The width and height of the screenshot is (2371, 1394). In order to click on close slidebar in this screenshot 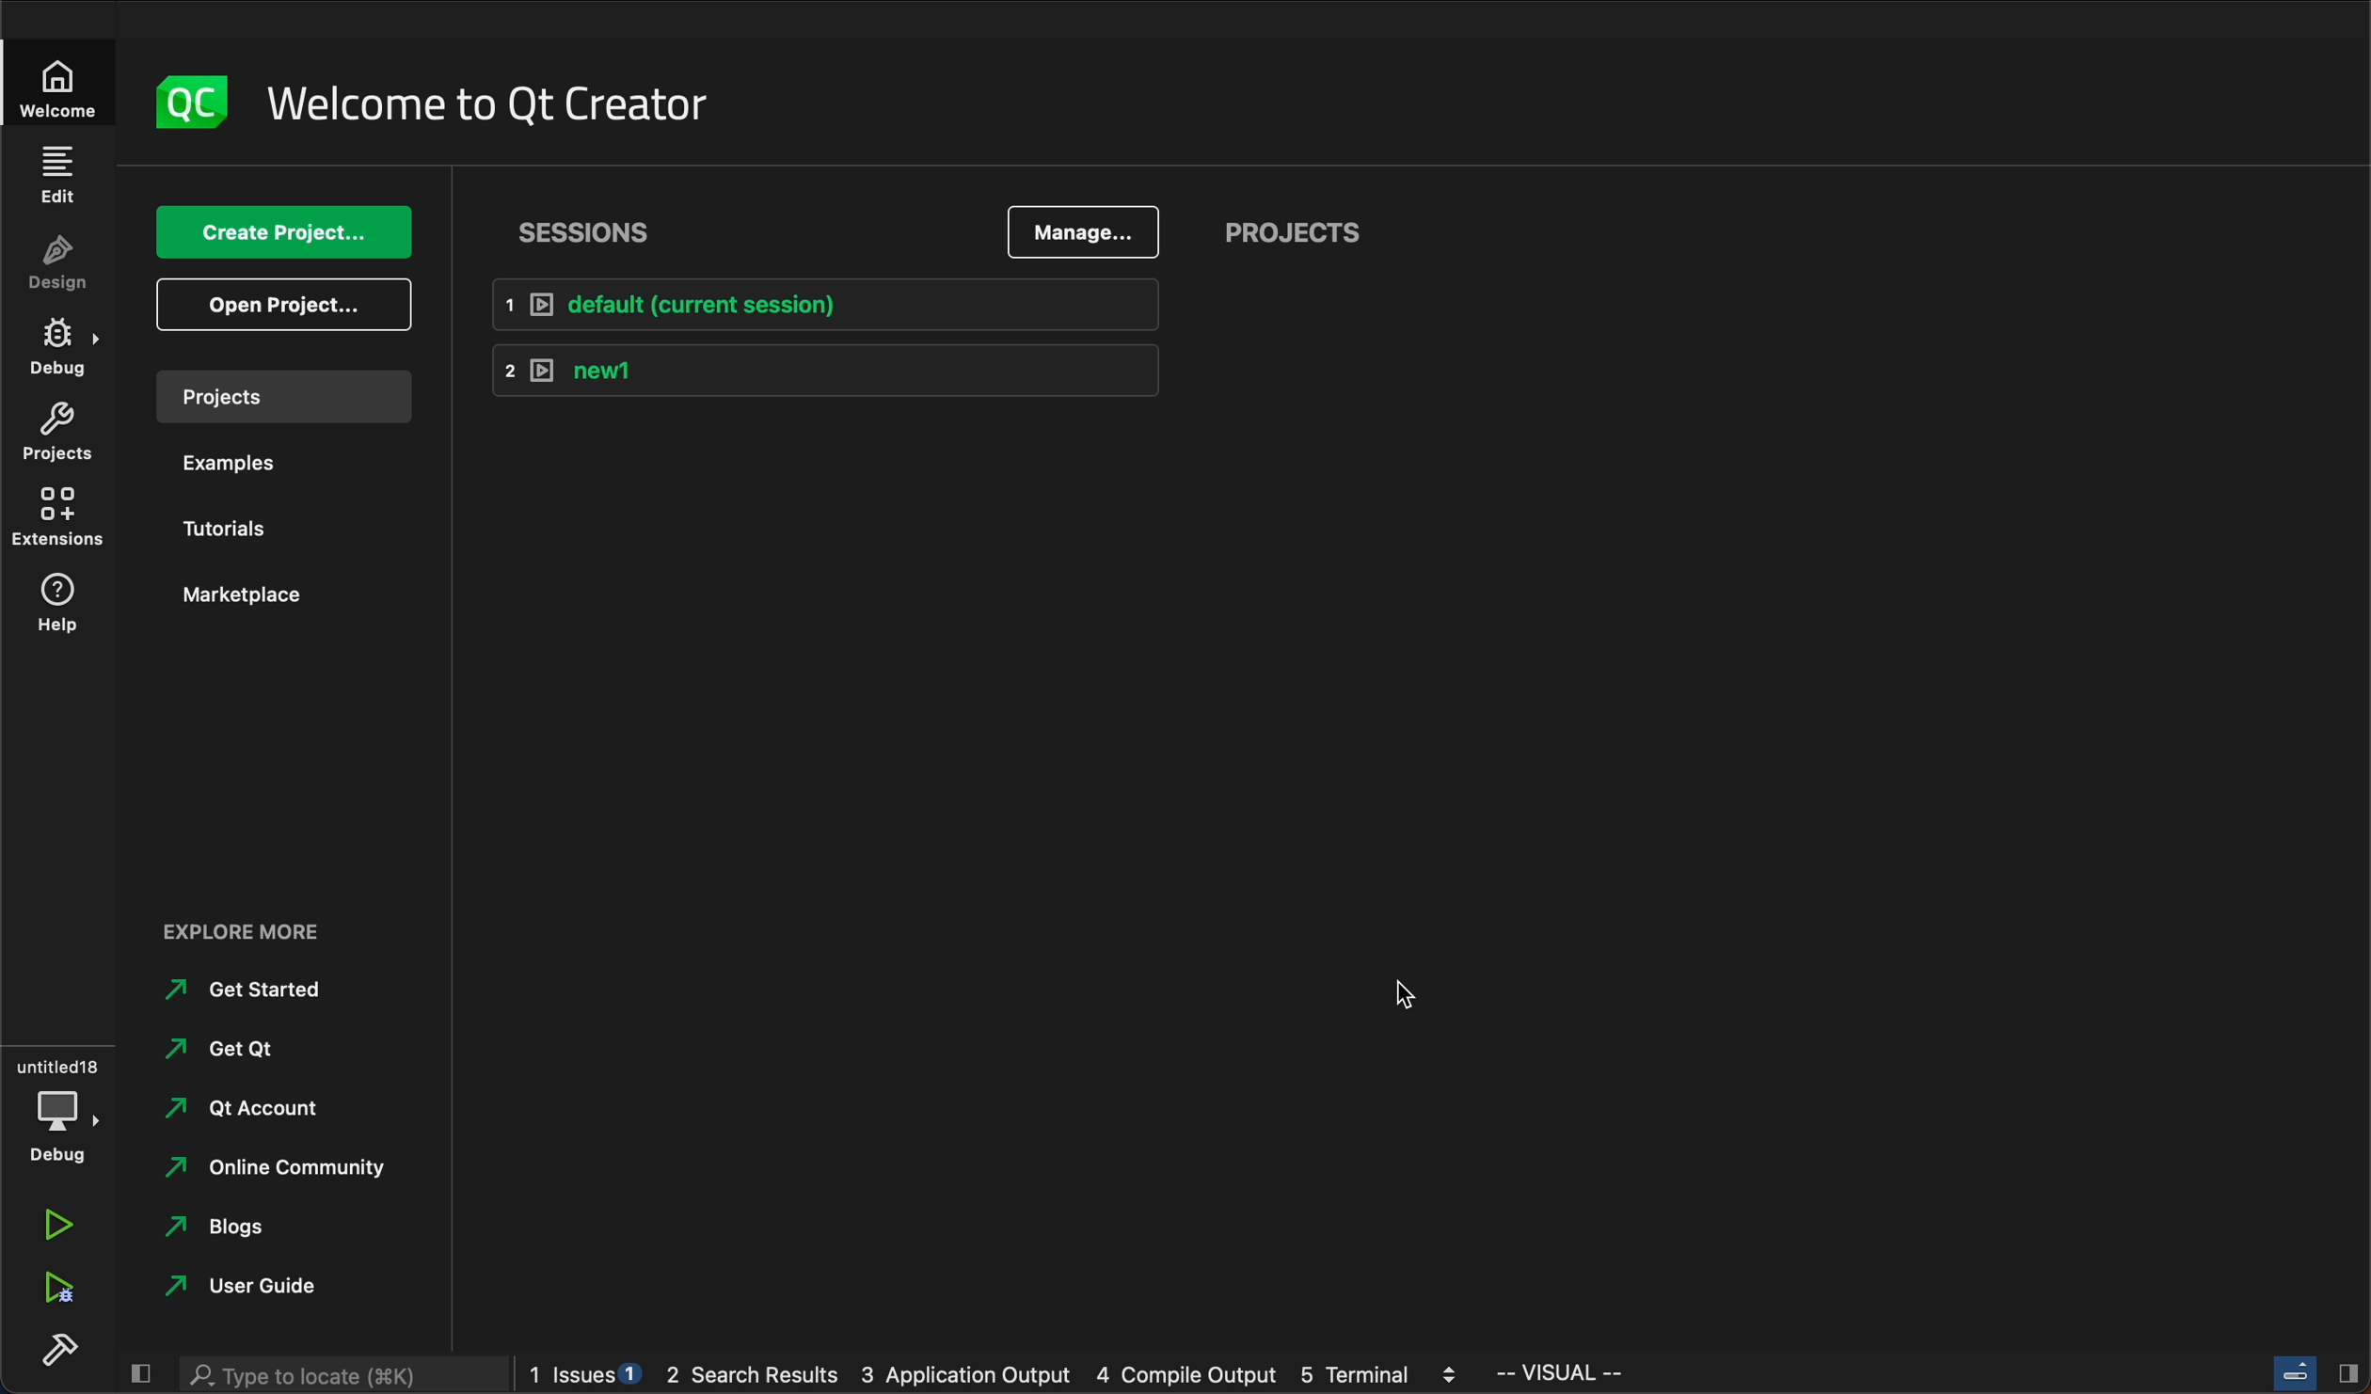, I will do `click(2319, 1376)`.